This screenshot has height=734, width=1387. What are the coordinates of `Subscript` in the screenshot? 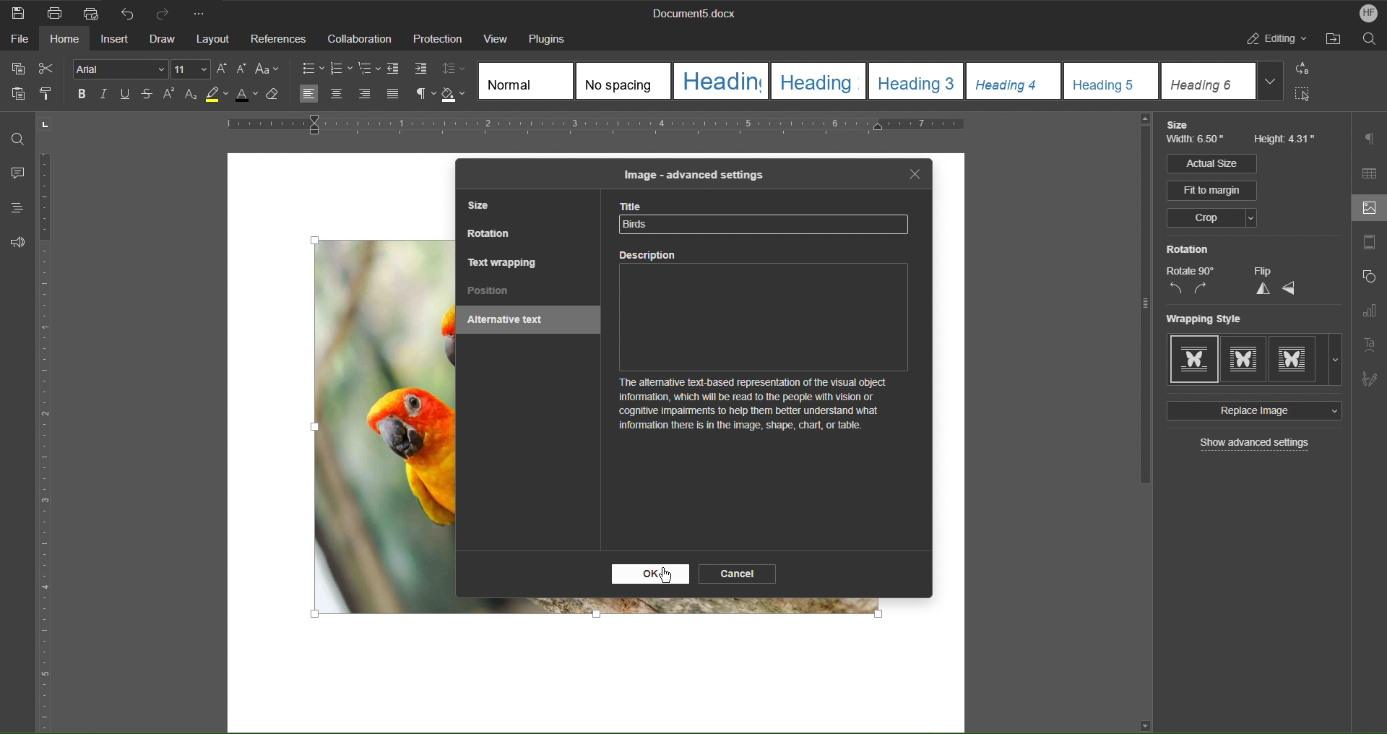 It's located at (191, 97).